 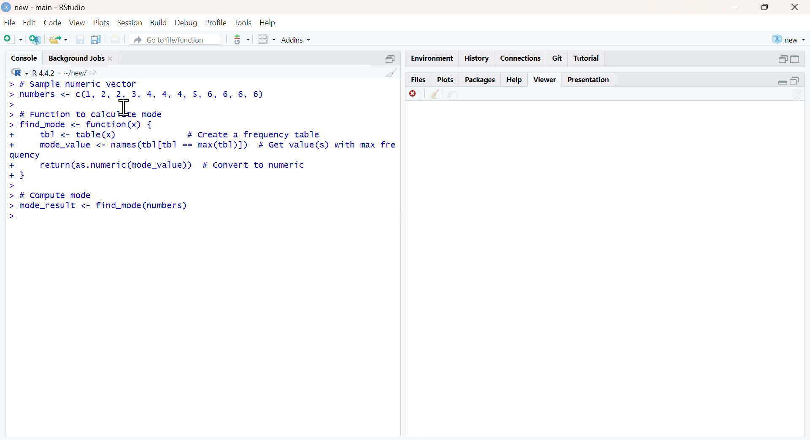 I want to click on code, so click(x=53, y=22).